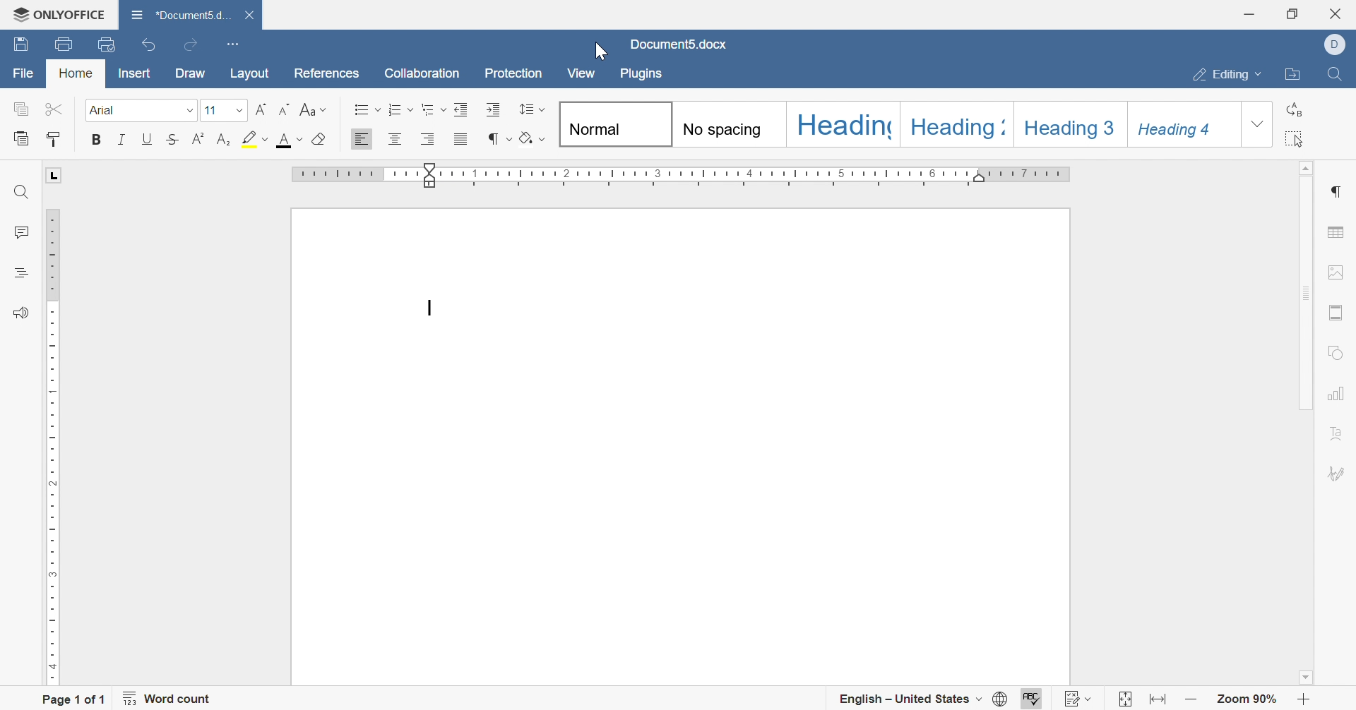 The height and width of the screenshot is (710, 1356). I want to click on spell checking, so click(1036, 699).